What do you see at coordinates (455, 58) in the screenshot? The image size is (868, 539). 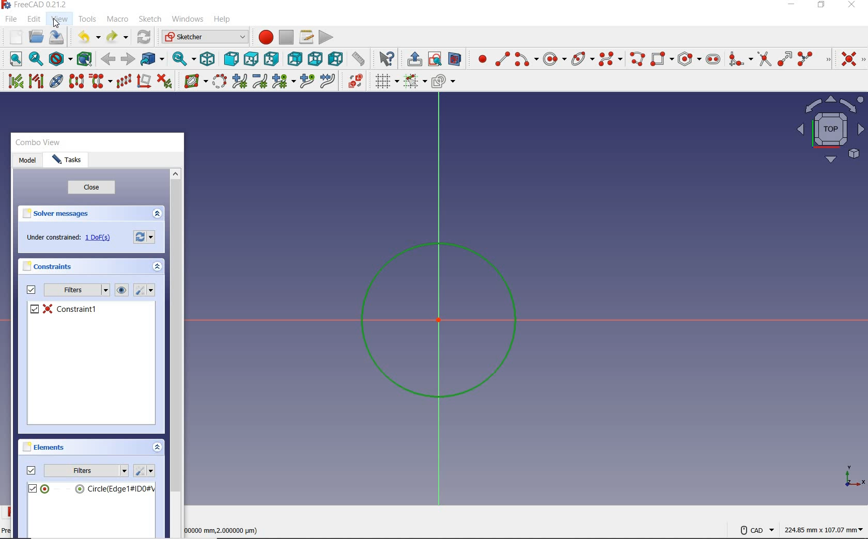 I see `view section` at bounding box center [455, 58].